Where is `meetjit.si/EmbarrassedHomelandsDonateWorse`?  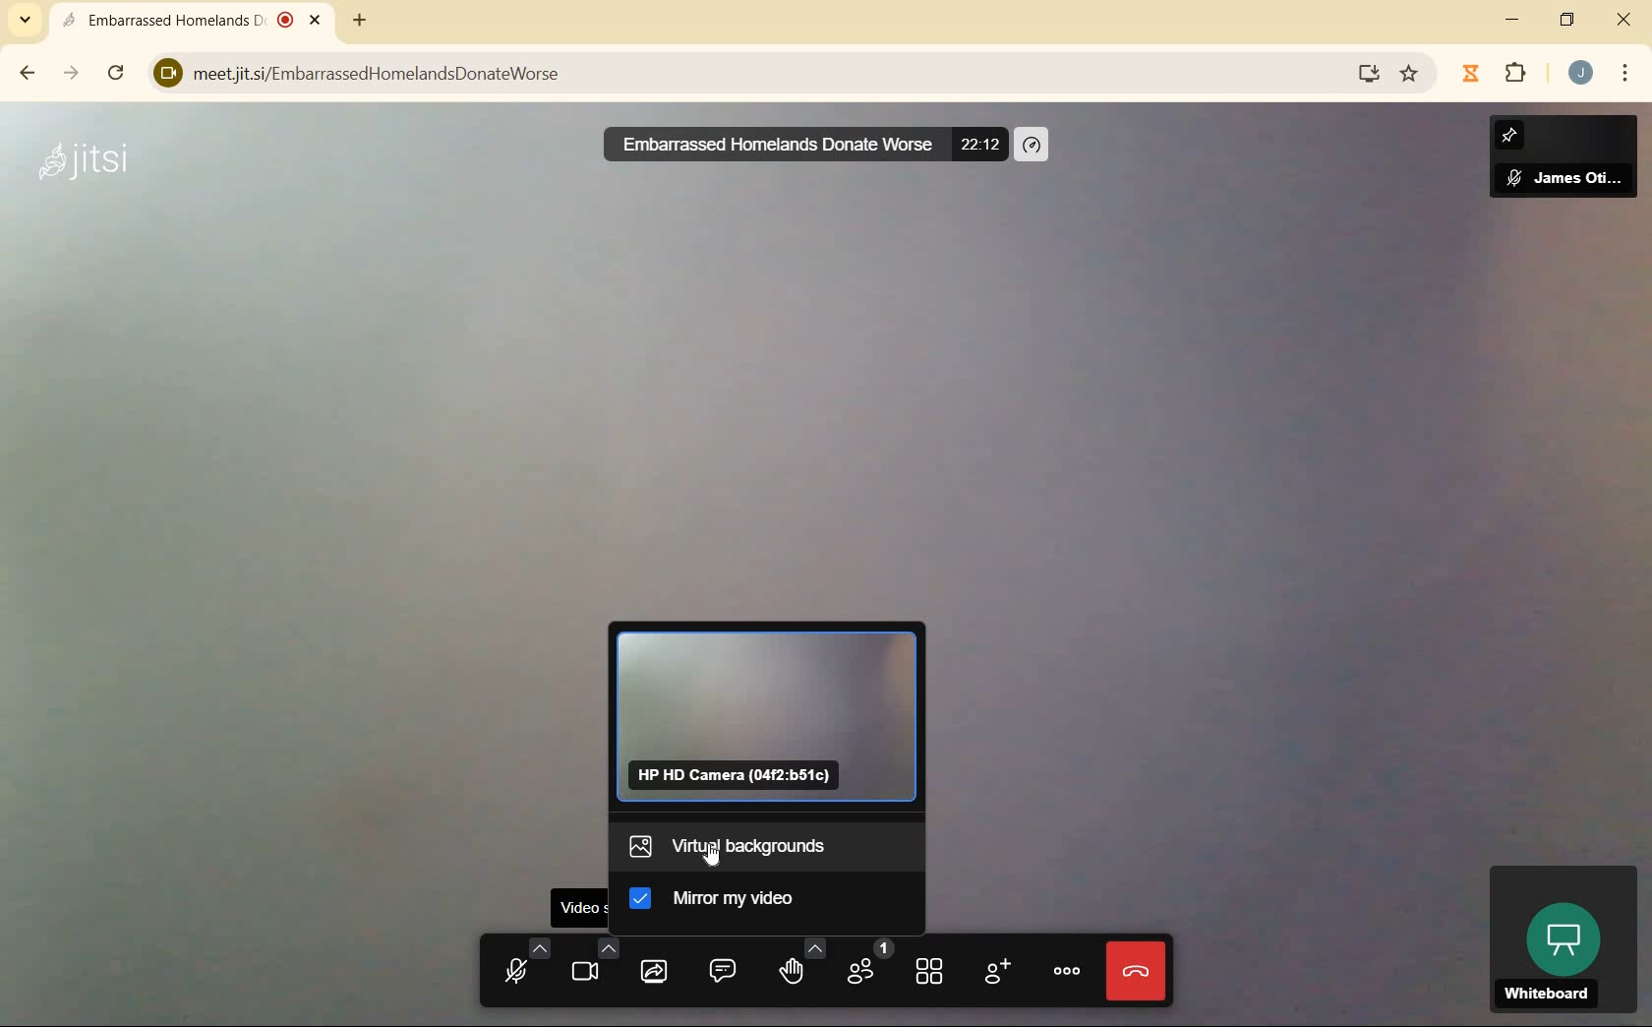 meetjit.si/EmbarrassedHomelandsDonateWorse is located at coordinates (734, 69).